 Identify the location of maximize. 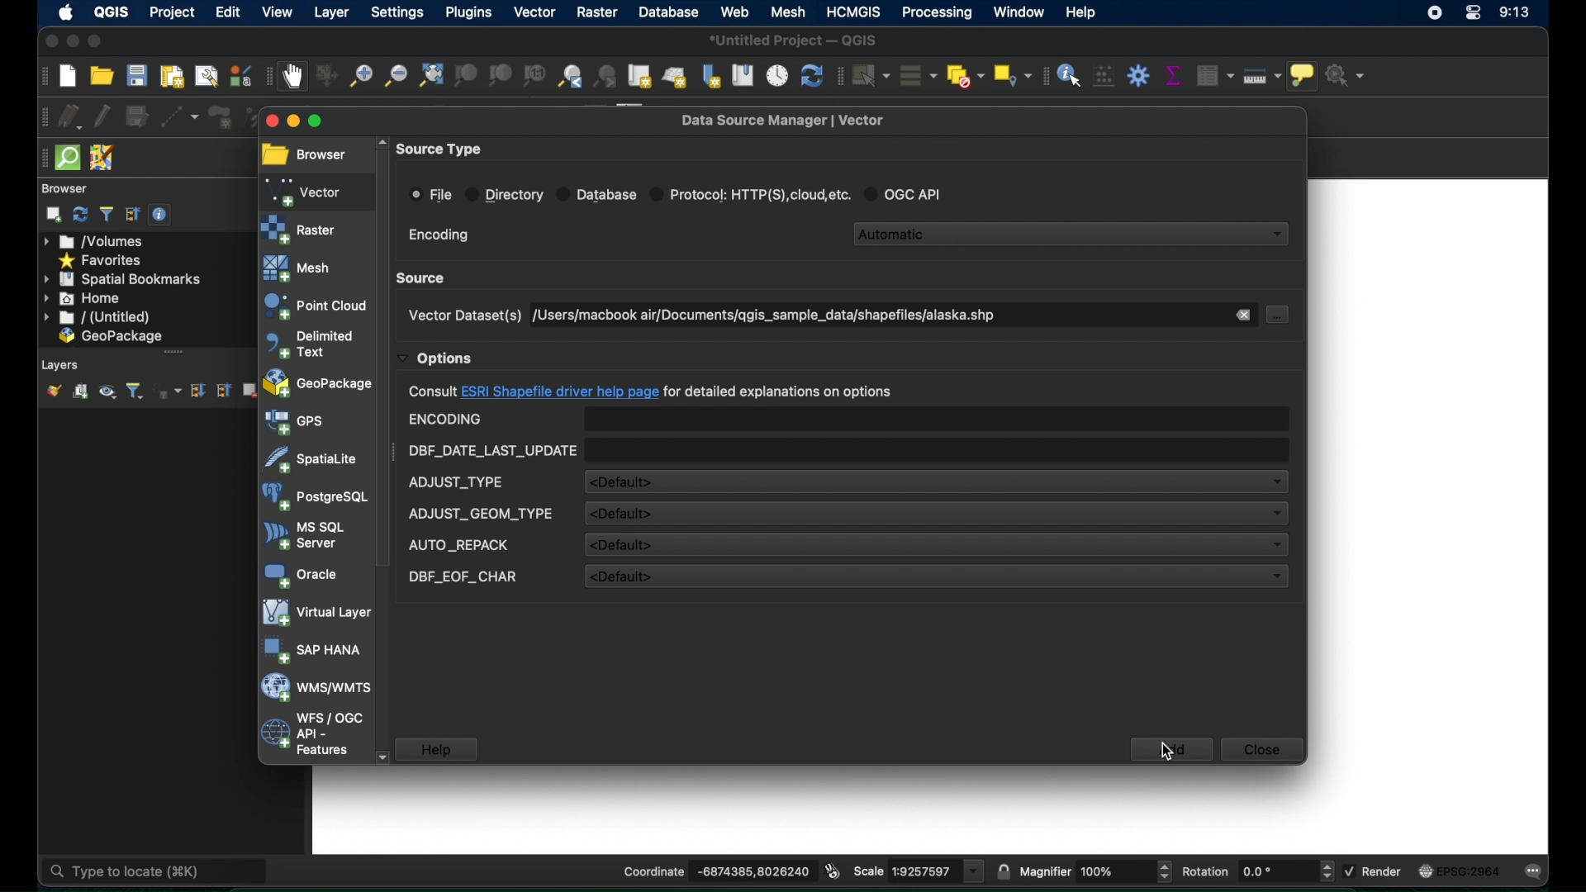
(97, 41).